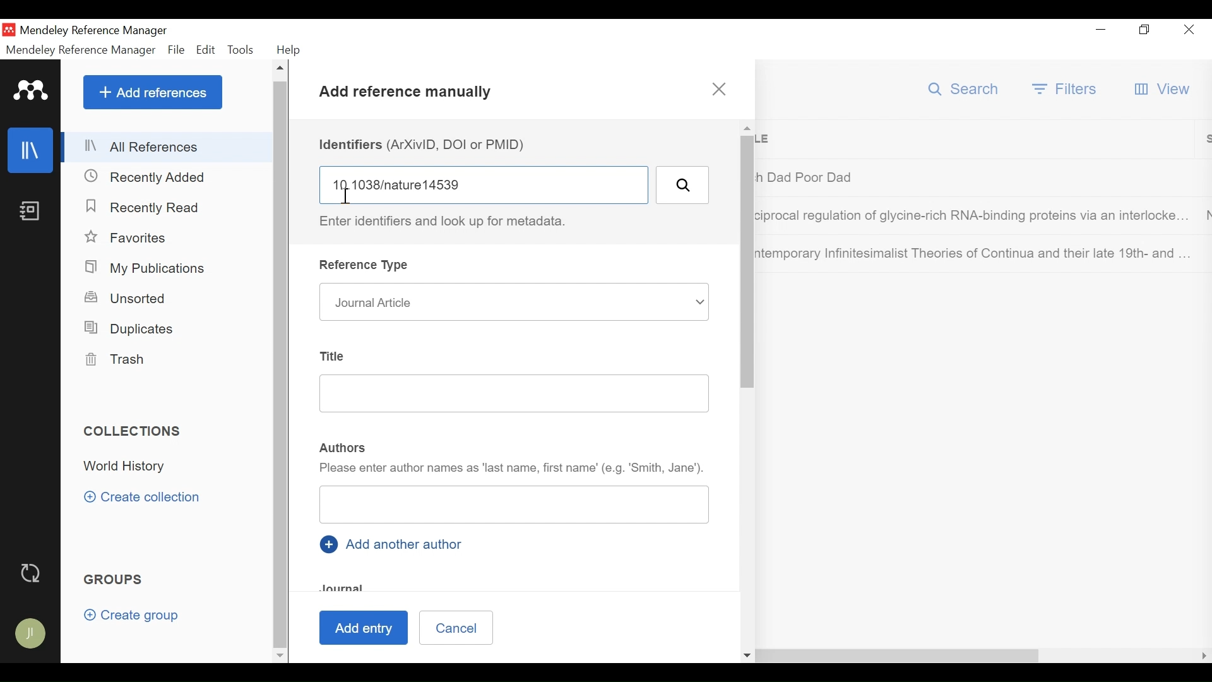 This screenshot has width=1212, height=682. I want to click on Unsorted, so click(135, 299).